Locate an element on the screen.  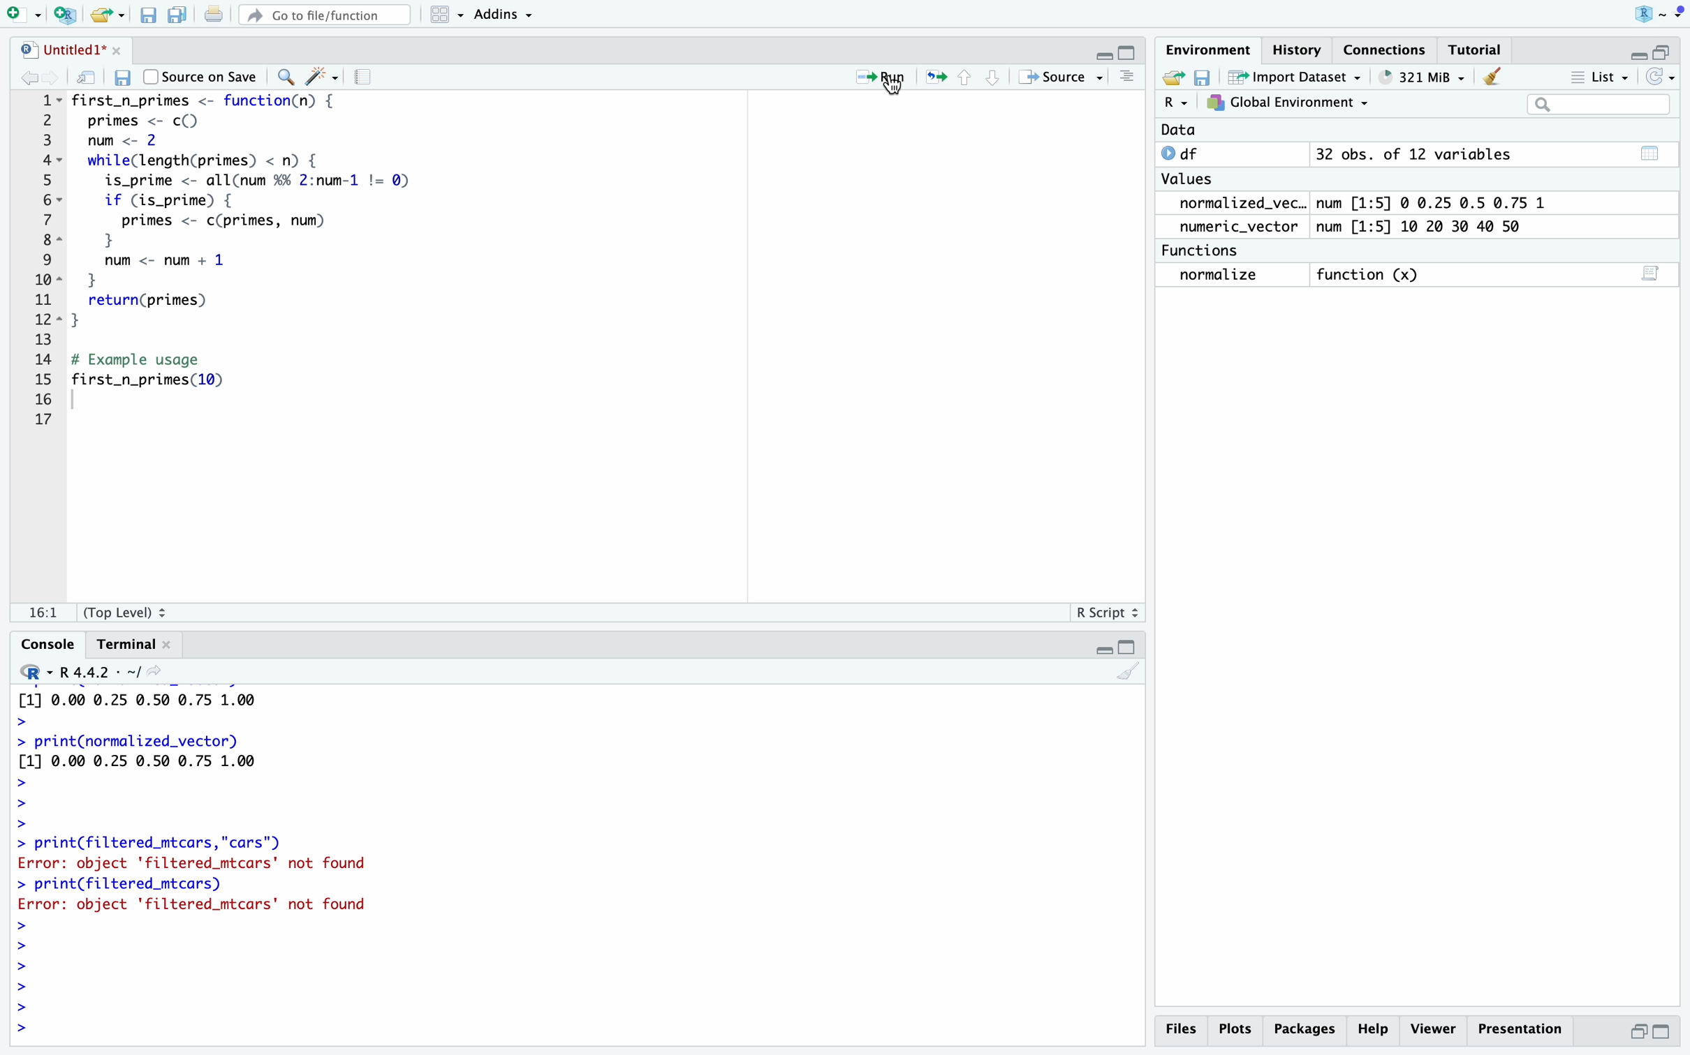
workspaces is located at coordinates (441, 13).